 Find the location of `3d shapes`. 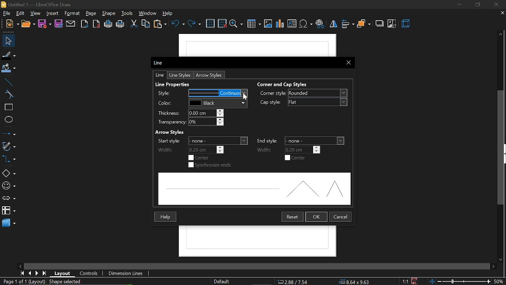

3d shapes is located at coordinates (8, 223).